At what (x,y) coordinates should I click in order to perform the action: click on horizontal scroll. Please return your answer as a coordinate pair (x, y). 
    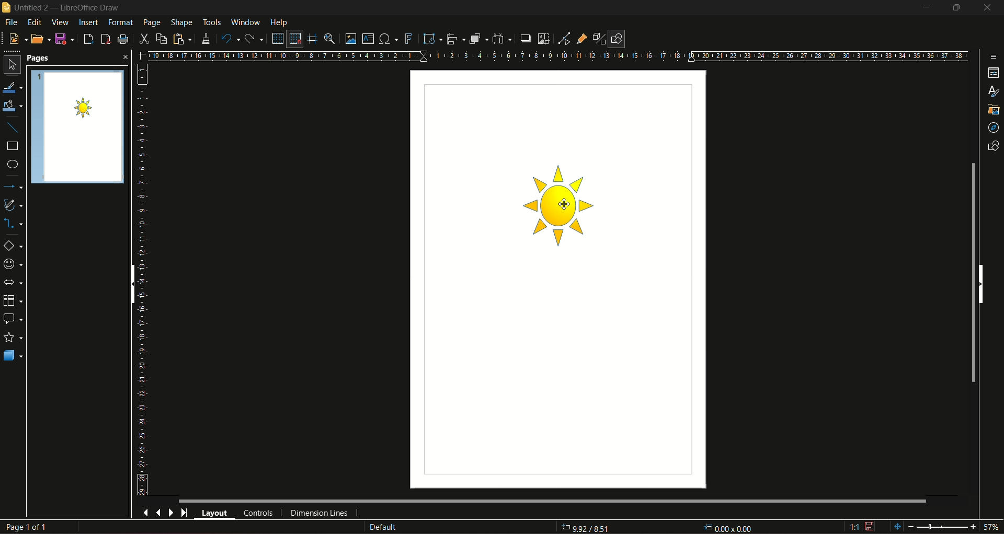
    Looking at the image, I should click on (547, 501).